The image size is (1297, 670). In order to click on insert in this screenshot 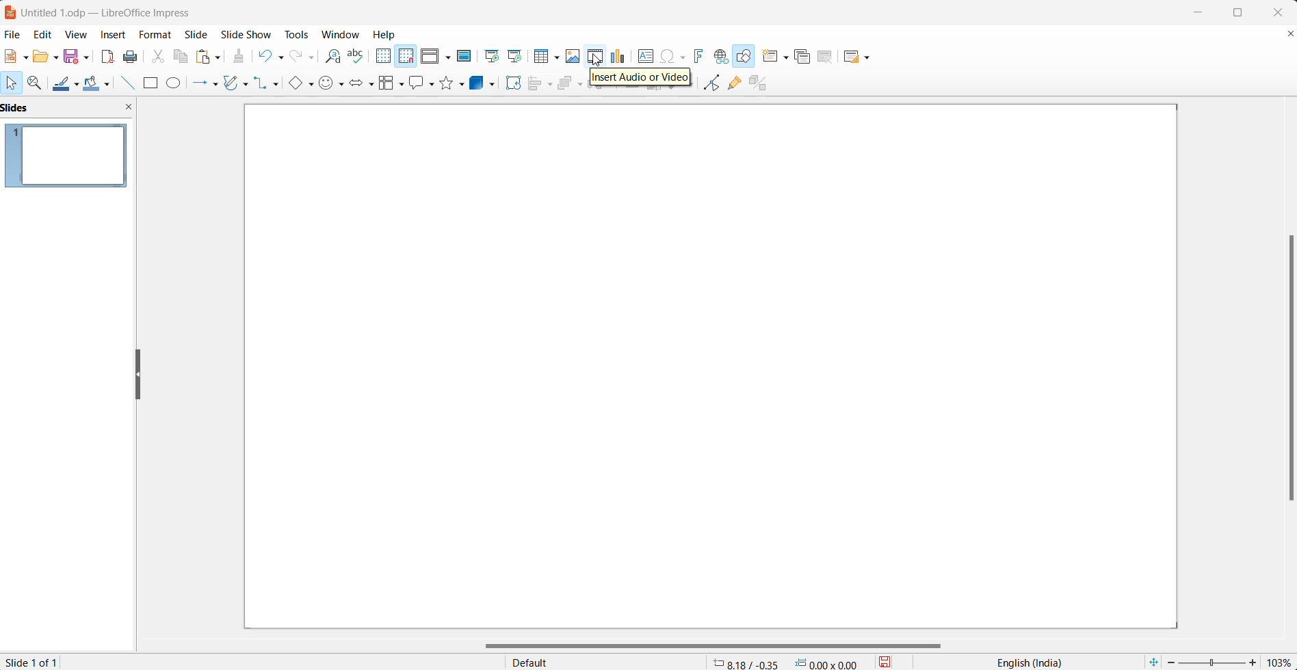, I will do `click(114, 33)`.